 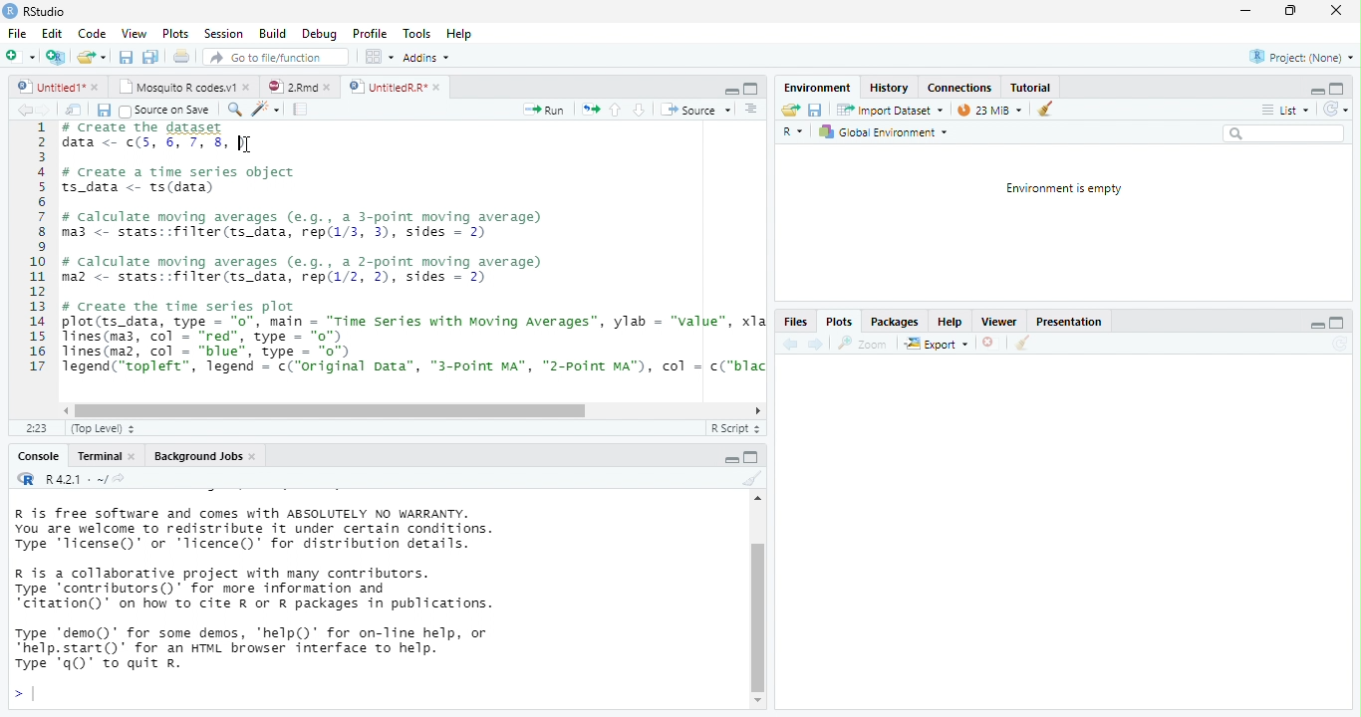 I want to click on view the current working directory, so click(x=120, y=478).